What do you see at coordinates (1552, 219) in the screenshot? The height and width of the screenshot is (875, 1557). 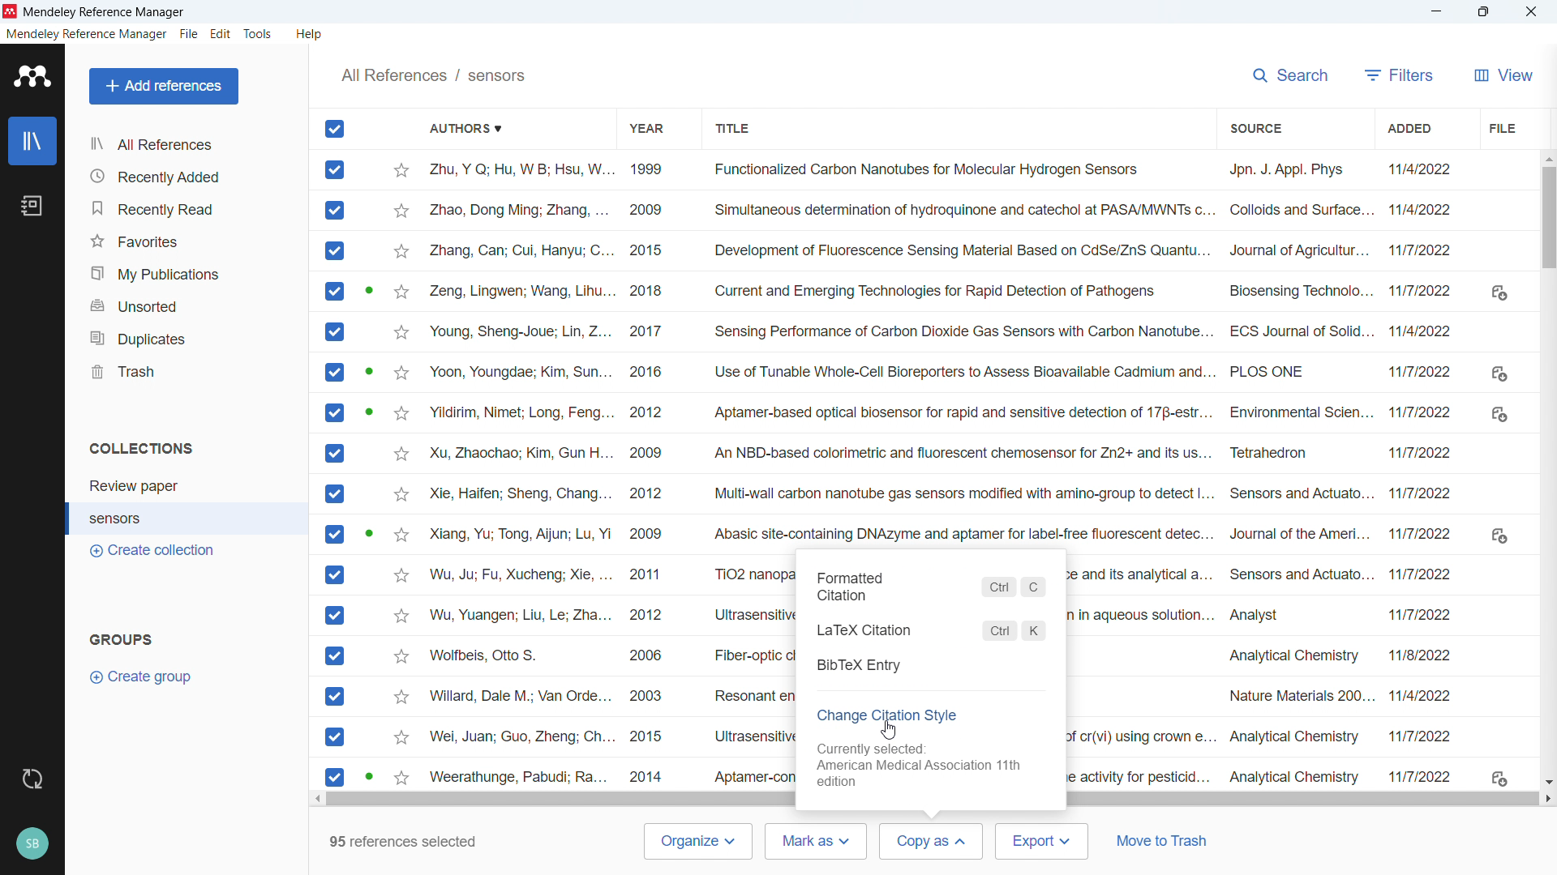 I see `Vertical scroll bar ` at bounding box center [1552, 219].